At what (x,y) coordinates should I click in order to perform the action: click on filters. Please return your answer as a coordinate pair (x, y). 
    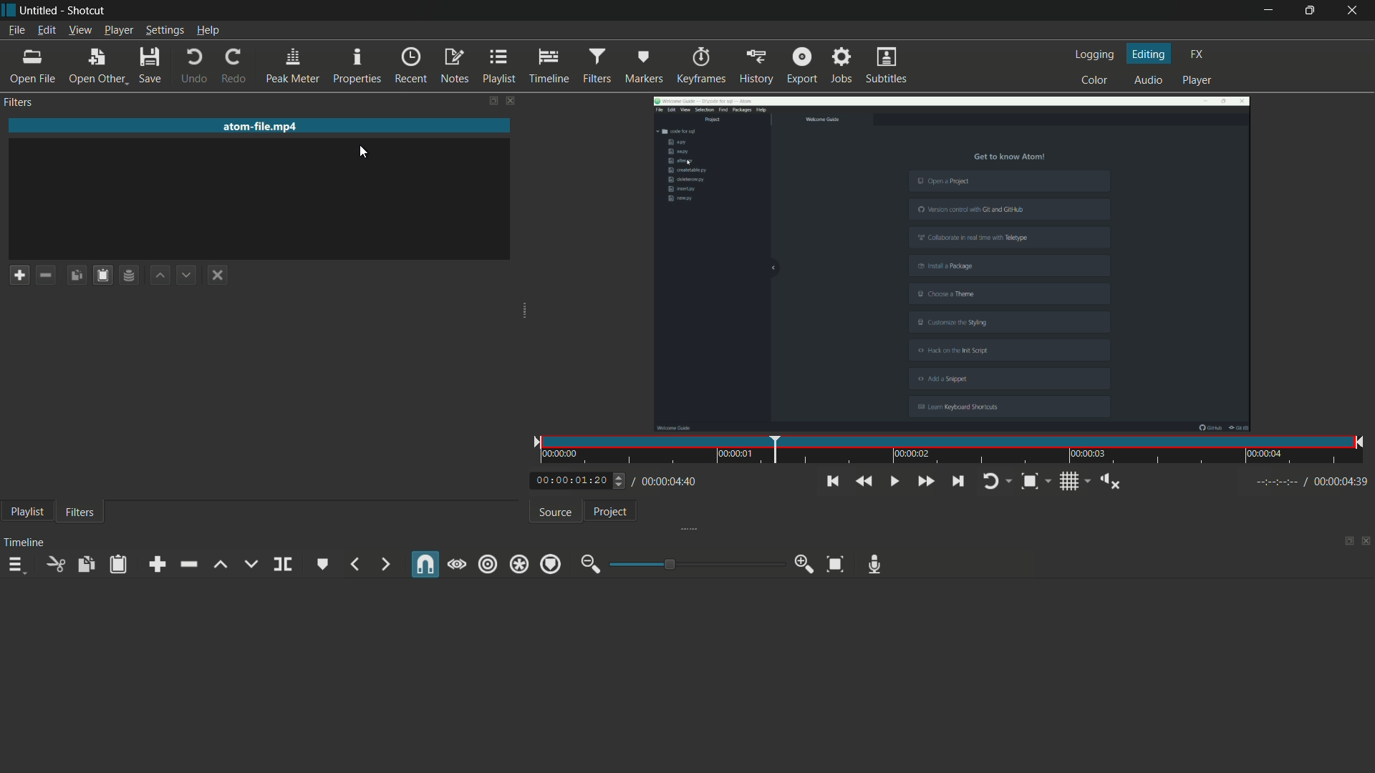
    Looking at the image, I should click on (597, 66).